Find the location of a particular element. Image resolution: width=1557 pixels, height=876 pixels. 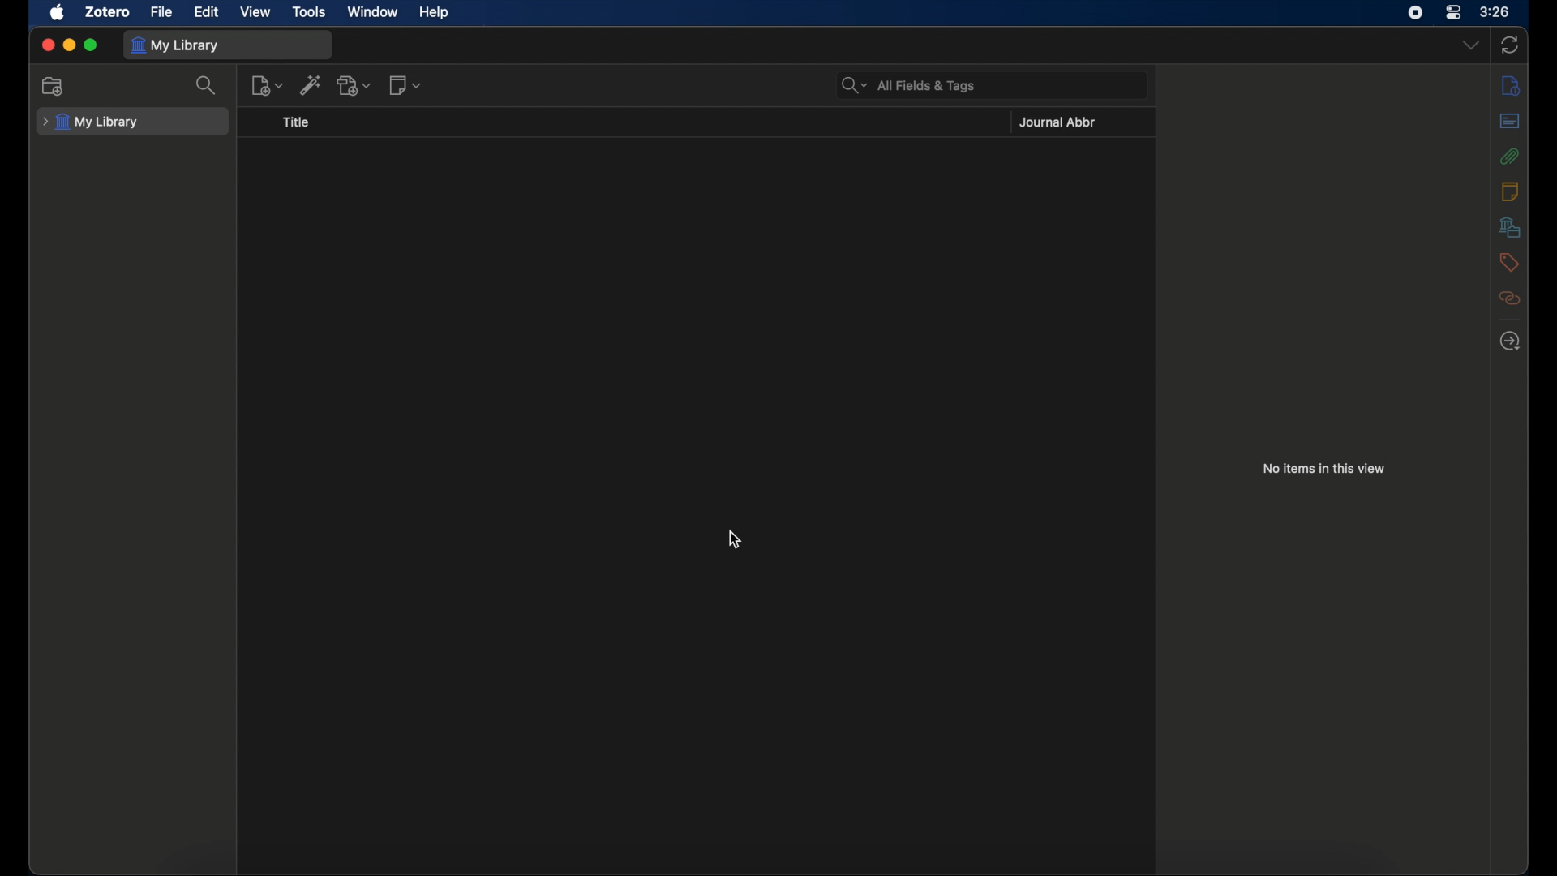

my library is located at coordinates (175, 45).